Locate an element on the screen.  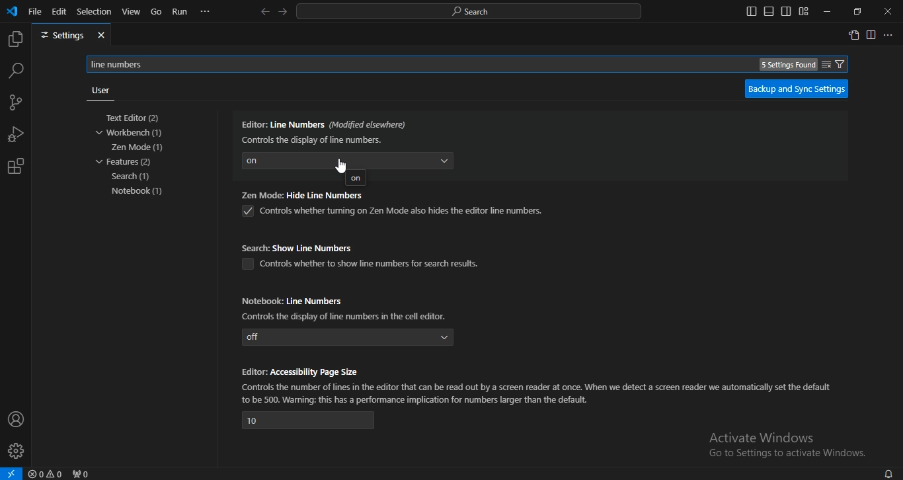
search is located at coordinates (16, 70).